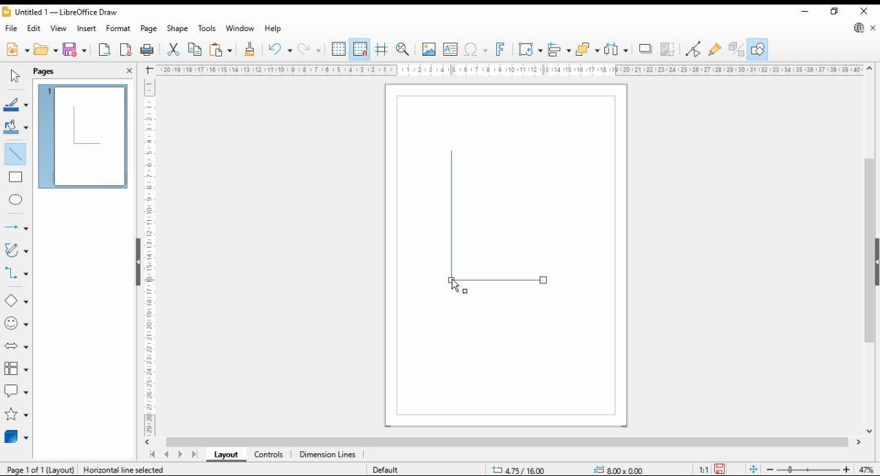  What do you see at coordinates (183, 455) in the screenshot?
I see `next page` at bounding box center [183, 455].